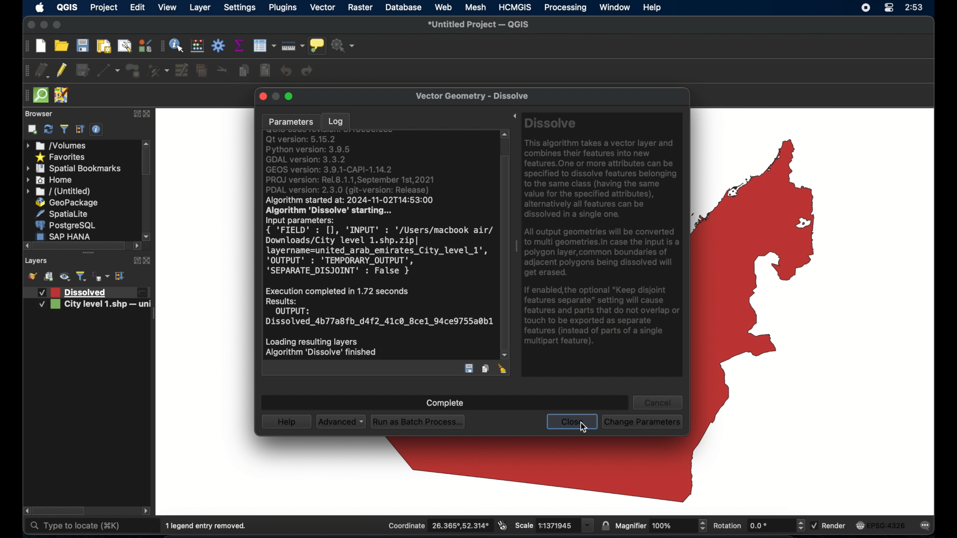 This screenshot has width=957, height=538. I want to click on database, so click(404, 7).